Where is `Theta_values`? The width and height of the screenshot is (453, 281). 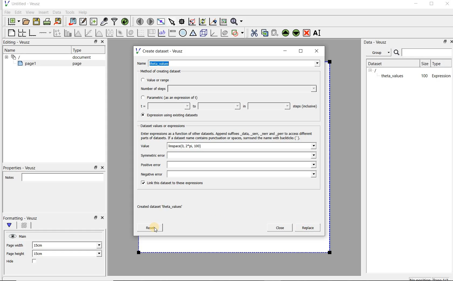
Theta_values is located at coordinates (235, 64).